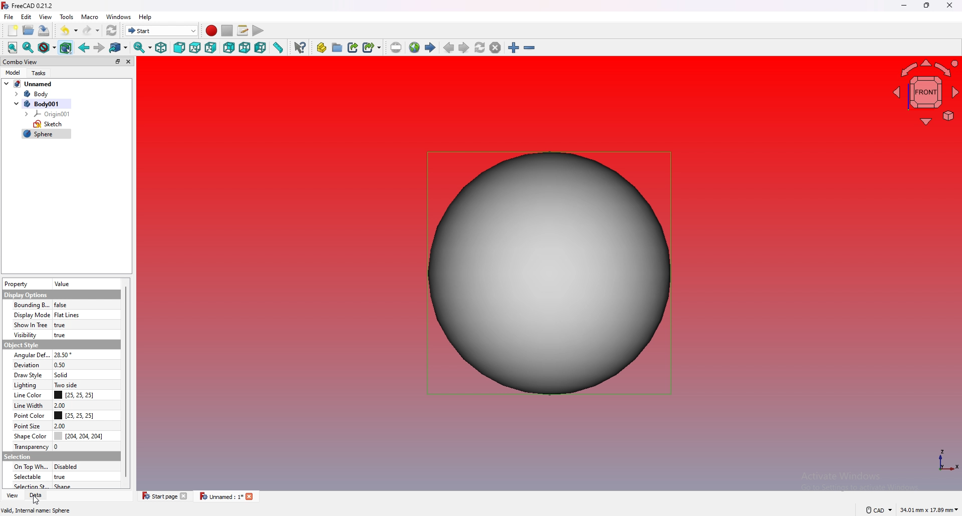 The image size is (962, 516). I want to click on axis, so click(947, 461).